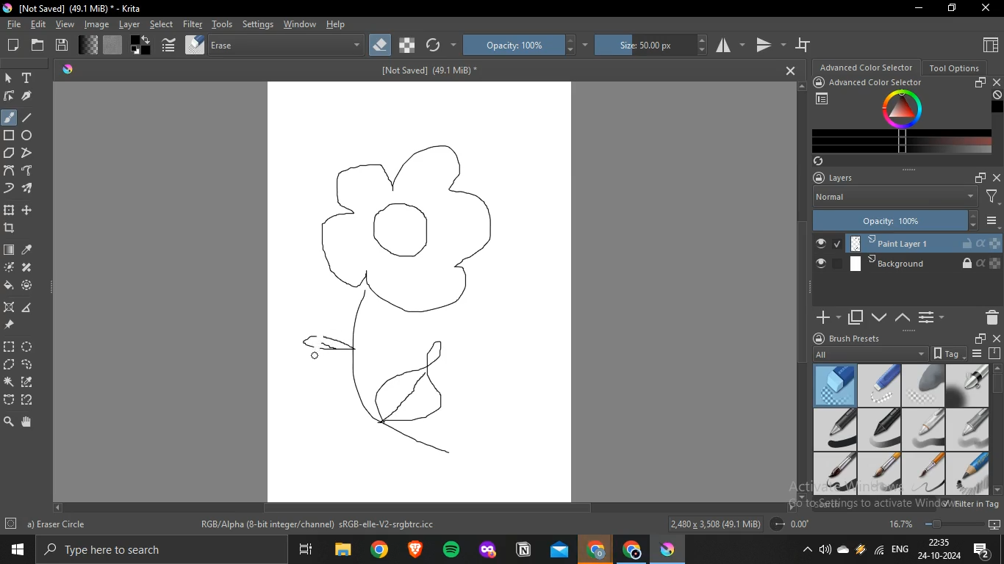 The width and height of the screenshot is (1004, 564). Describe the element at coordinates (425, 510) in the screenshot. I see `Scrollbar` at that location.